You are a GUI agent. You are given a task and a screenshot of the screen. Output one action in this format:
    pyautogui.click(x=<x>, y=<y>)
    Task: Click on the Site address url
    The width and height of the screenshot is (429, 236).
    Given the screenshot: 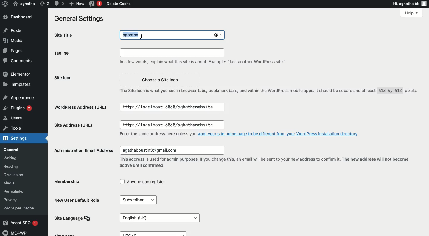 What is the action you would take?
    pyautogui.click(x=75, y=126)
    